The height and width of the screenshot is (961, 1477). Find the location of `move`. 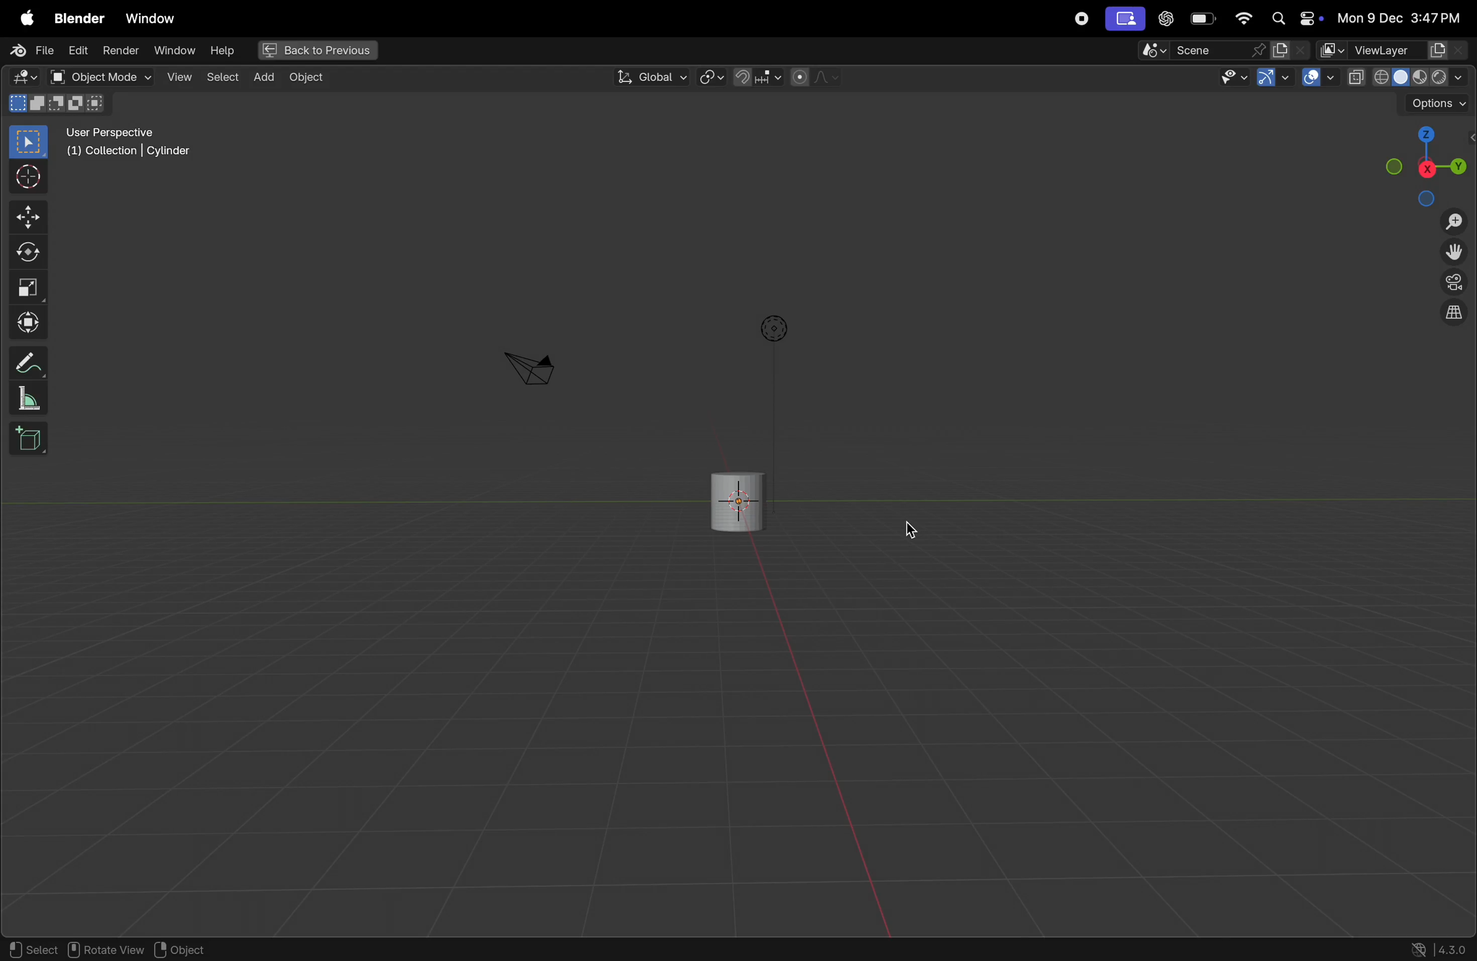

move is located at coordinates (26, 218).